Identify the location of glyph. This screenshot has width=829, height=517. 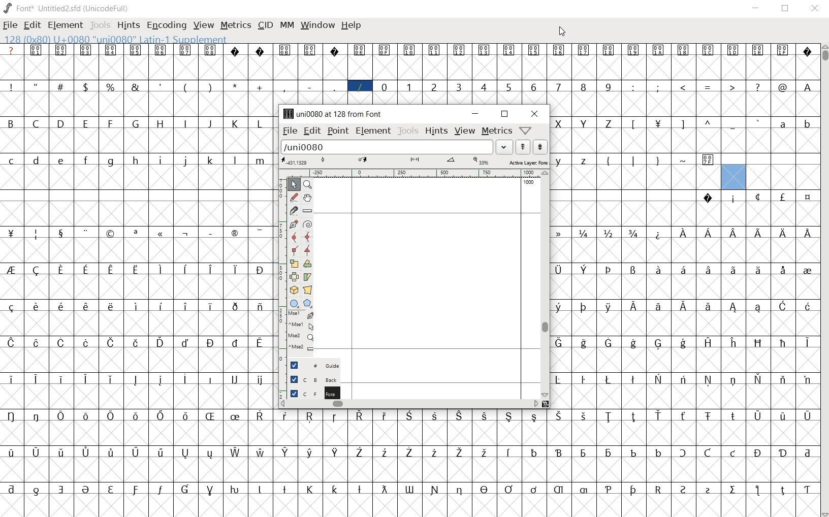
(161, 124).